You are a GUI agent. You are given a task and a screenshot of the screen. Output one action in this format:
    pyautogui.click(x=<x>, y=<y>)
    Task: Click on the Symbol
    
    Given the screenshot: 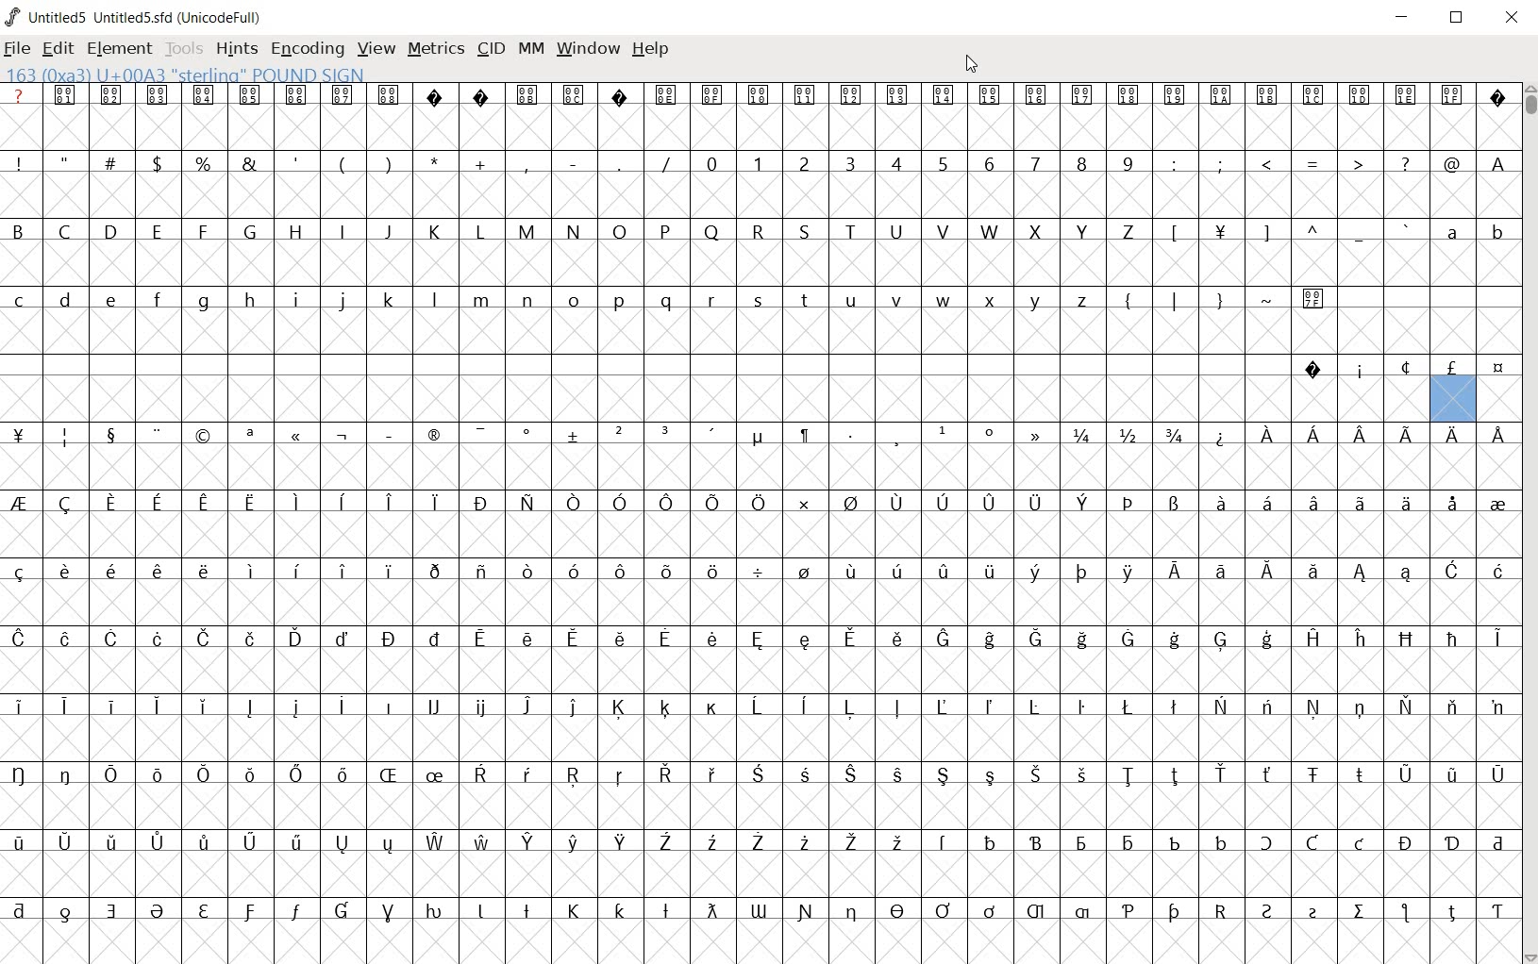 What is the action you would take?
    pyautogui.click(x=1361, y=573)
    